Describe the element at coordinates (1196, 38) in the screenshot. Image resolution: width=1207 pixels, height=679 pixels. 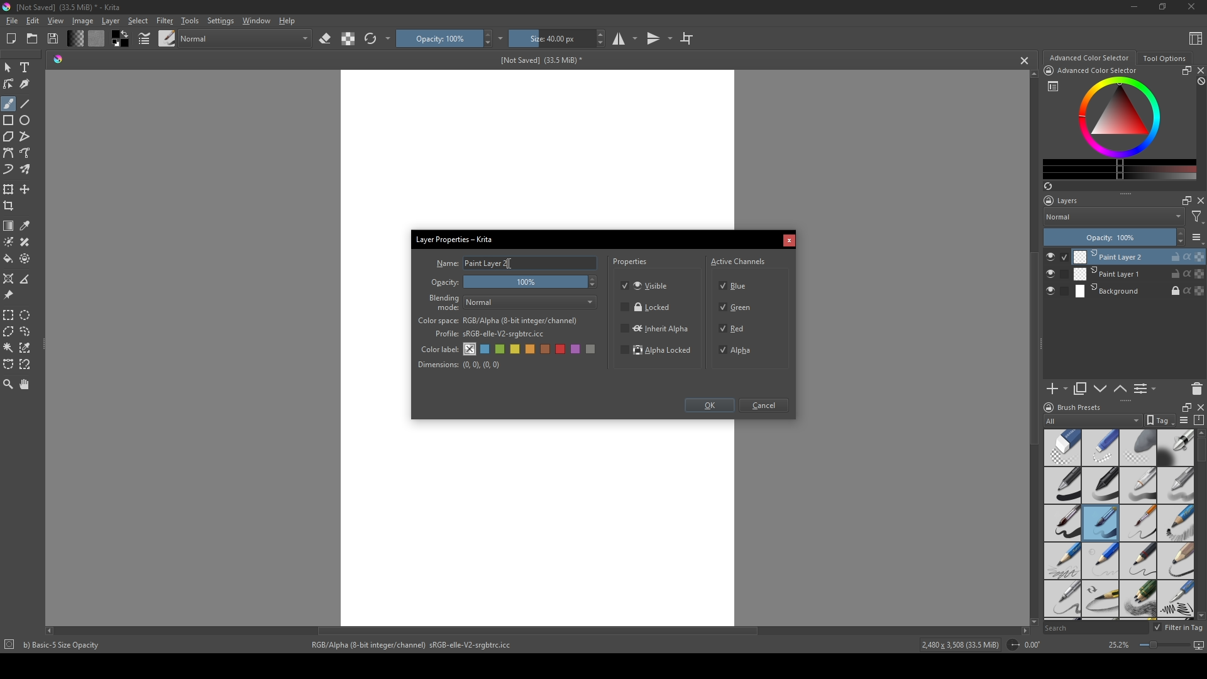
I see `Content` at that location.